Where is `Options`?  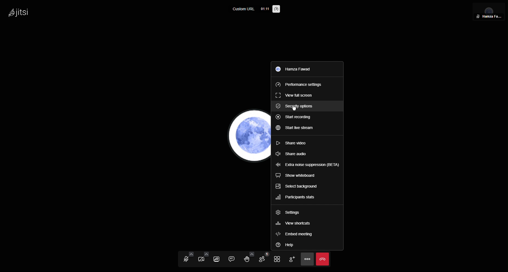 Options is located at coordinates (306, 259).